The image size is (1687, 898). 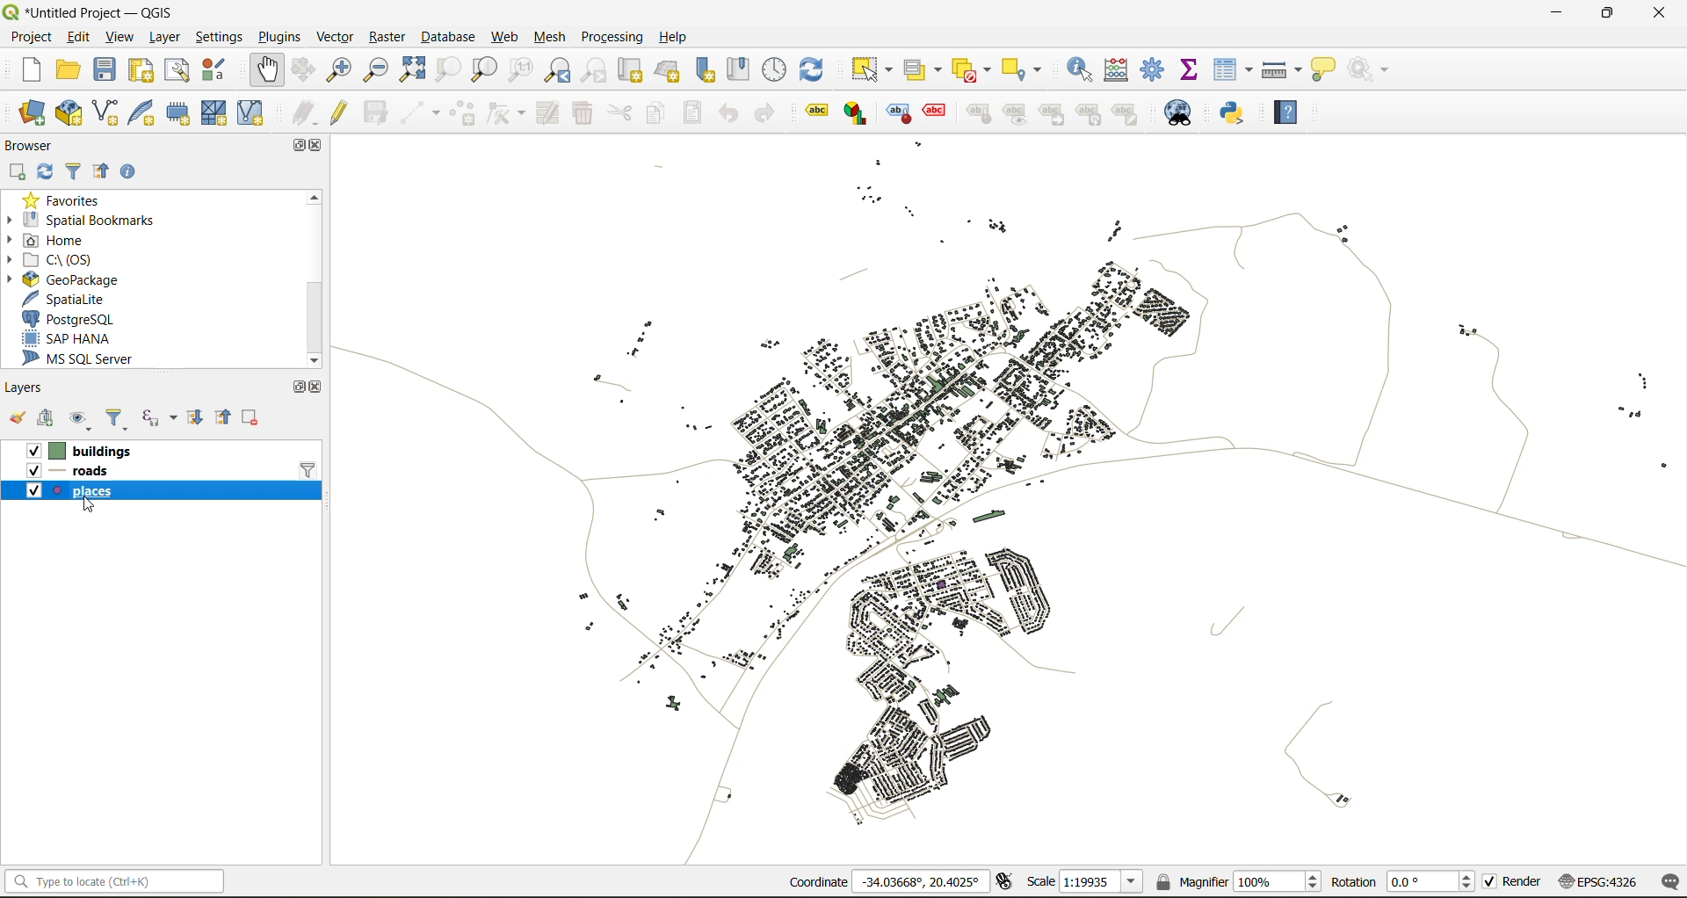 What do you see at coordinates (744, 68) in the screenshot?
I see `show spatial bookmark` at bounding box center [744, 68].